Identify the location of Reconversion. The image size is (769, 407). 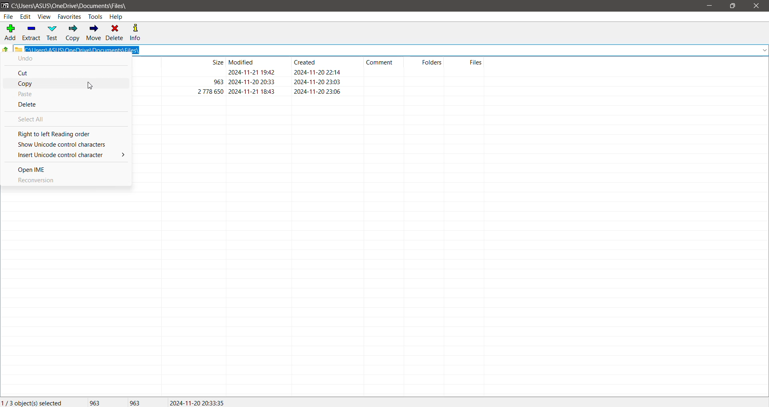
(37, 181).